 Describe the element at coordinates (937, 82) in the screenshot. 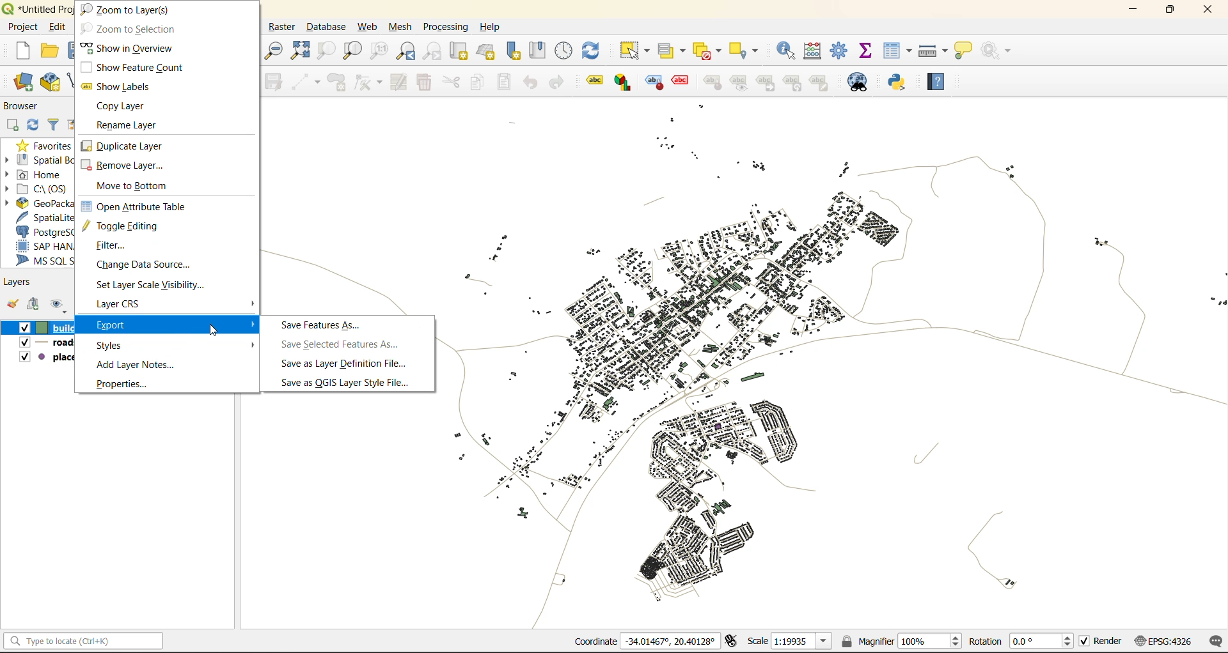

I see `help` at that location.